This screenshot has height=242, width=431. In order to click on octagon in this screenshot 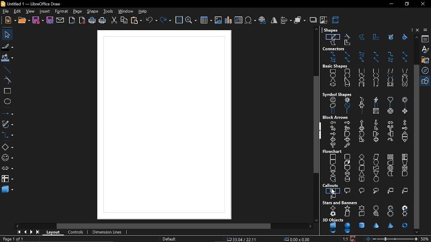, I will do `click(404, 81)`.